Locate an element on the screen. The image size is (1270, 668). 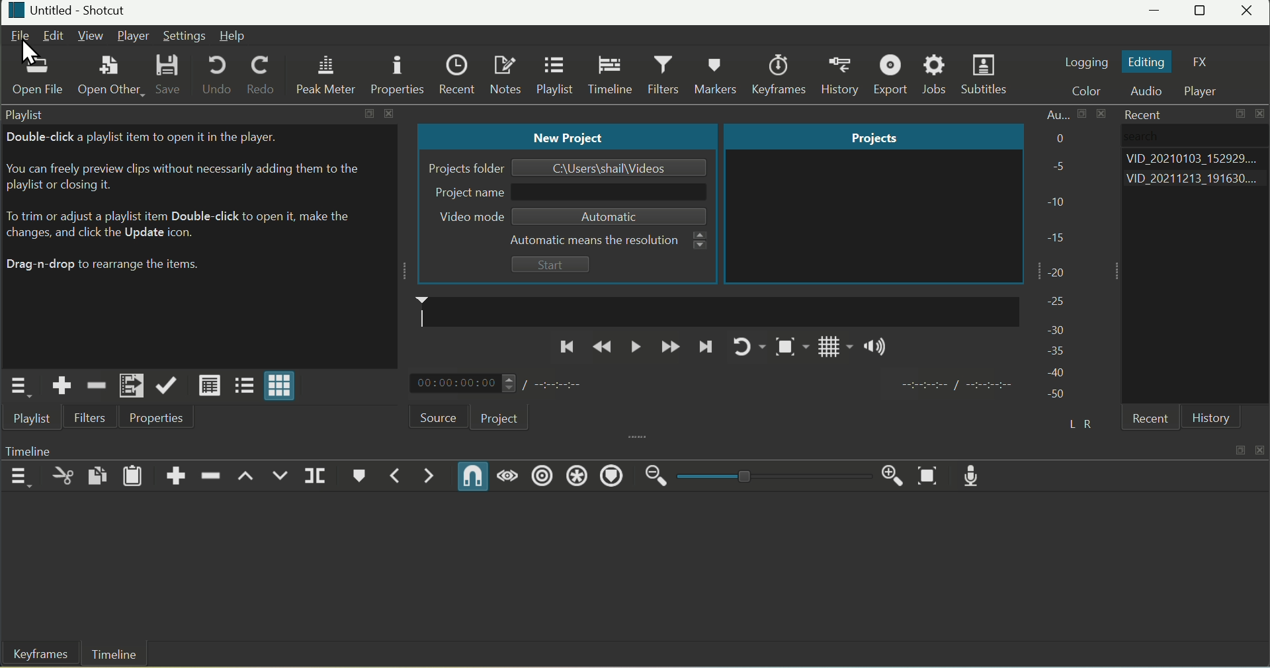
Playlist is located at coordinates (554, 77).